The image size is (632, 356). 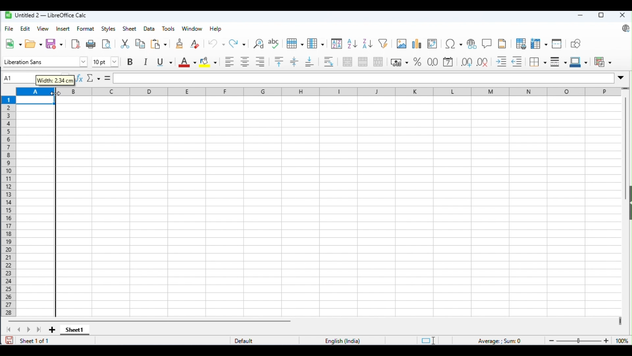 What do you see at coordinates (316, 43) in the screenshot?
I see `column` at bounding box center [316, 43].